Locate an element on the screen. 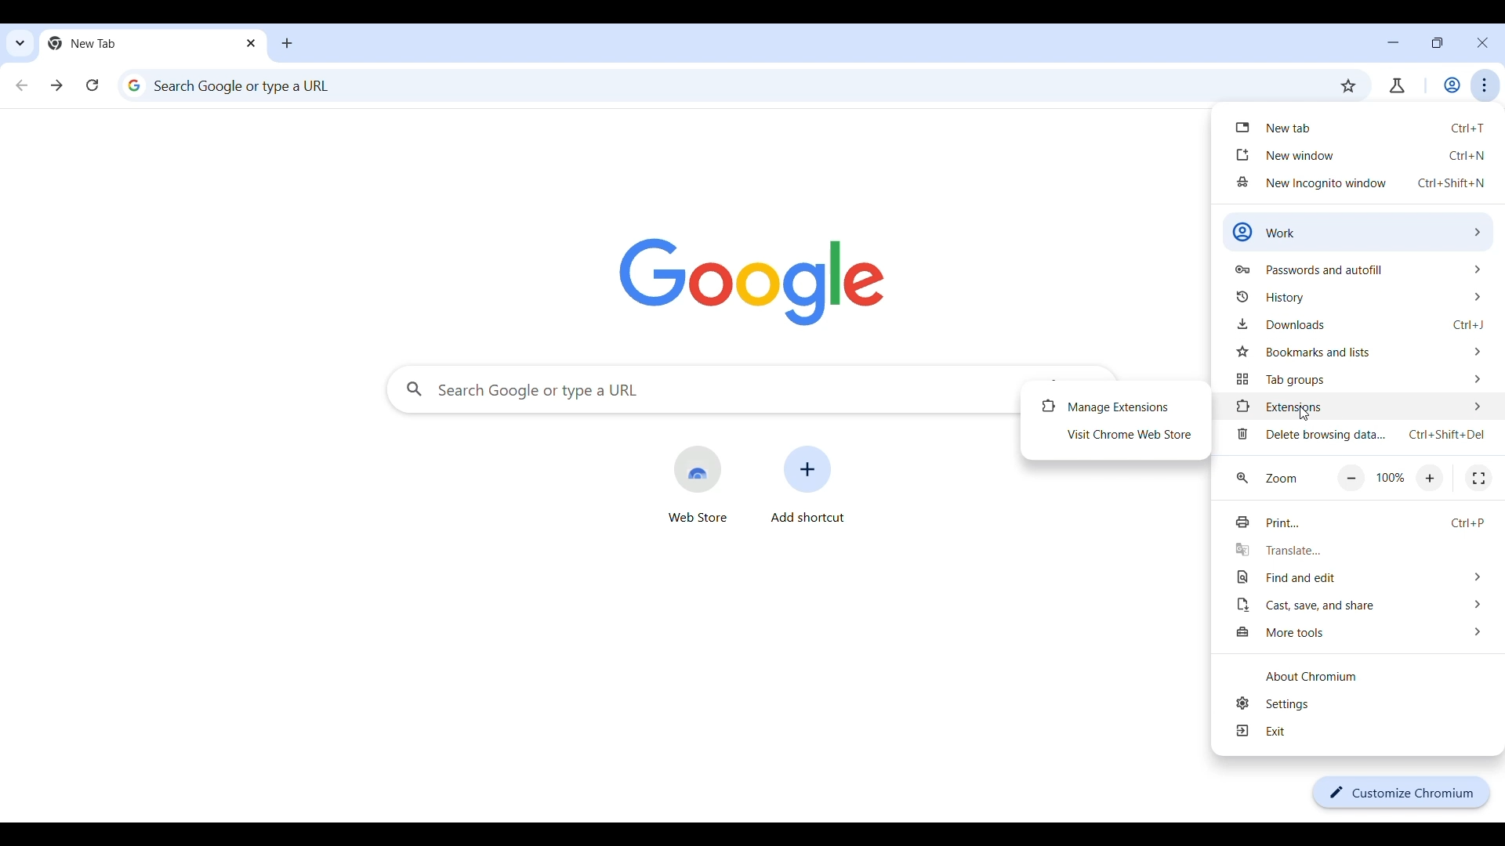 The image size is (1505, 846). Close interface is located at coordinates (1482, 42).